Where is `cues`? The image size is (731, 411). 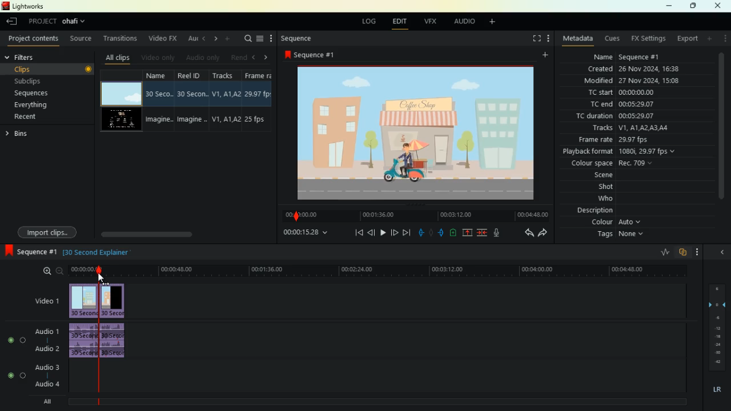
cues is located at coordinates (613, 38).